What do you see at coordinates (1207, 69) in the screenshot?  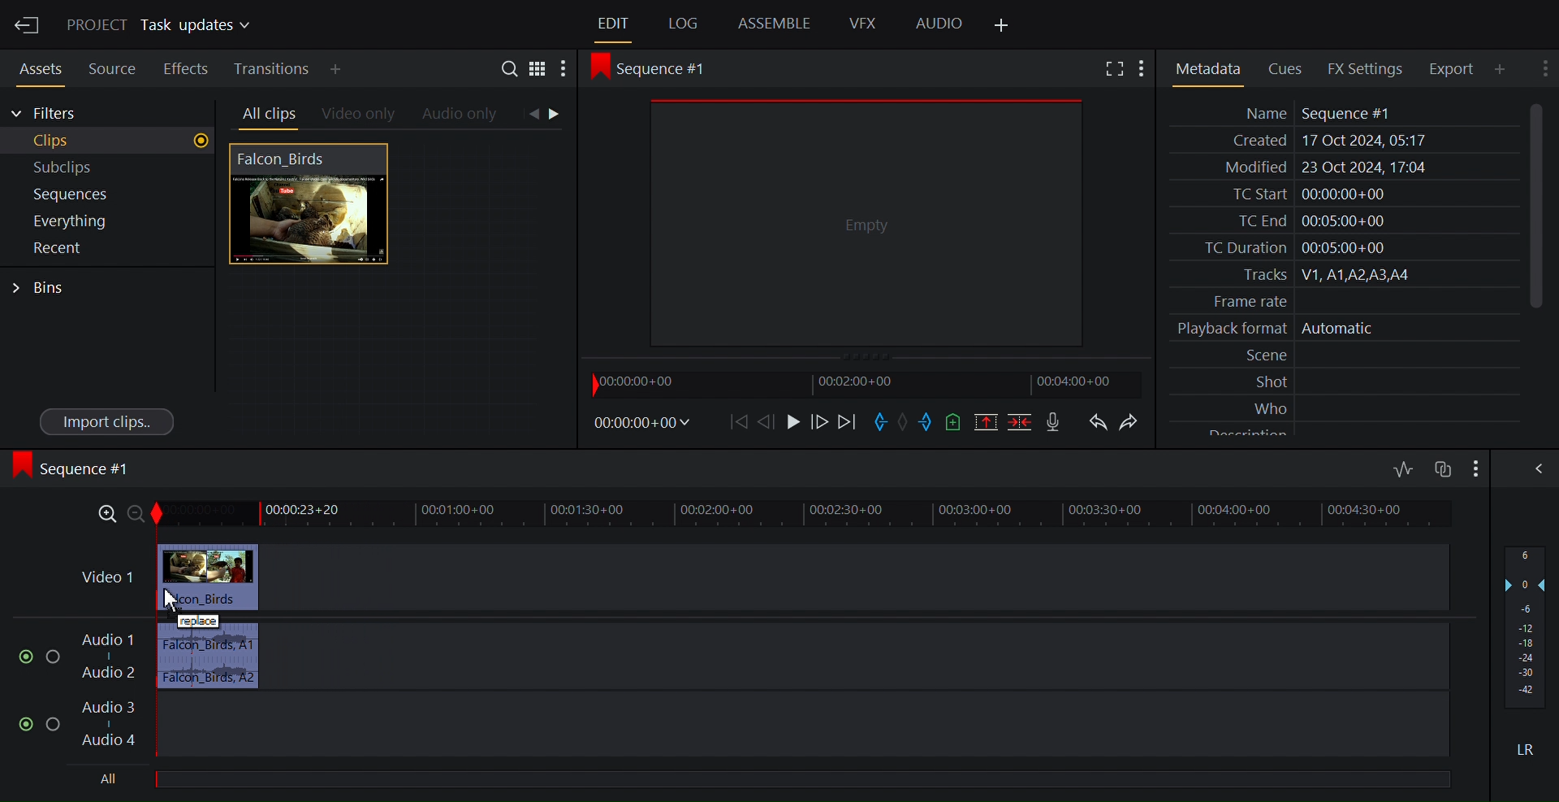 I see `Metadata Panel` at bounding box center [1207, 69].